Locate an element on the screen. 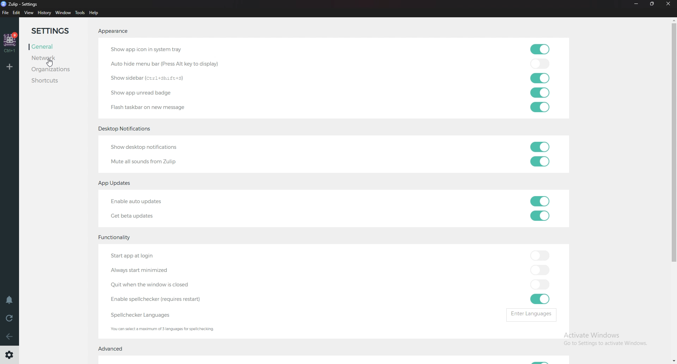  tools is located at coordinates (80, 13).